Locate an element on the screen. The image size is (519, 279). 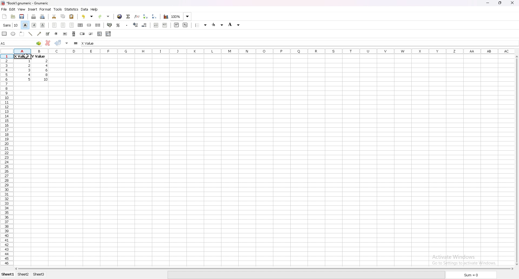
value is located at coordinates (47, 75).